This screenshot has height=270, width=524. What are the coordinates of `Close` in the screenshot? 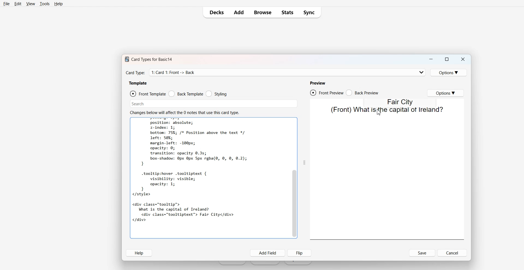 It's located at (463, 59).